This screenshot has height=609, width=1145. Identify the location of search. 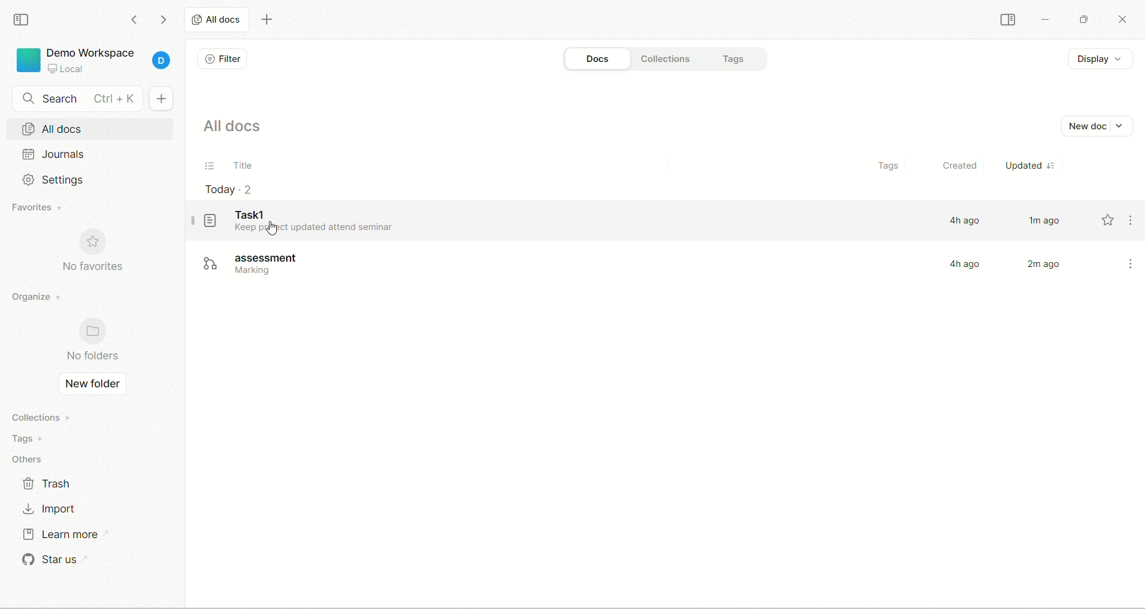
(78, 99).